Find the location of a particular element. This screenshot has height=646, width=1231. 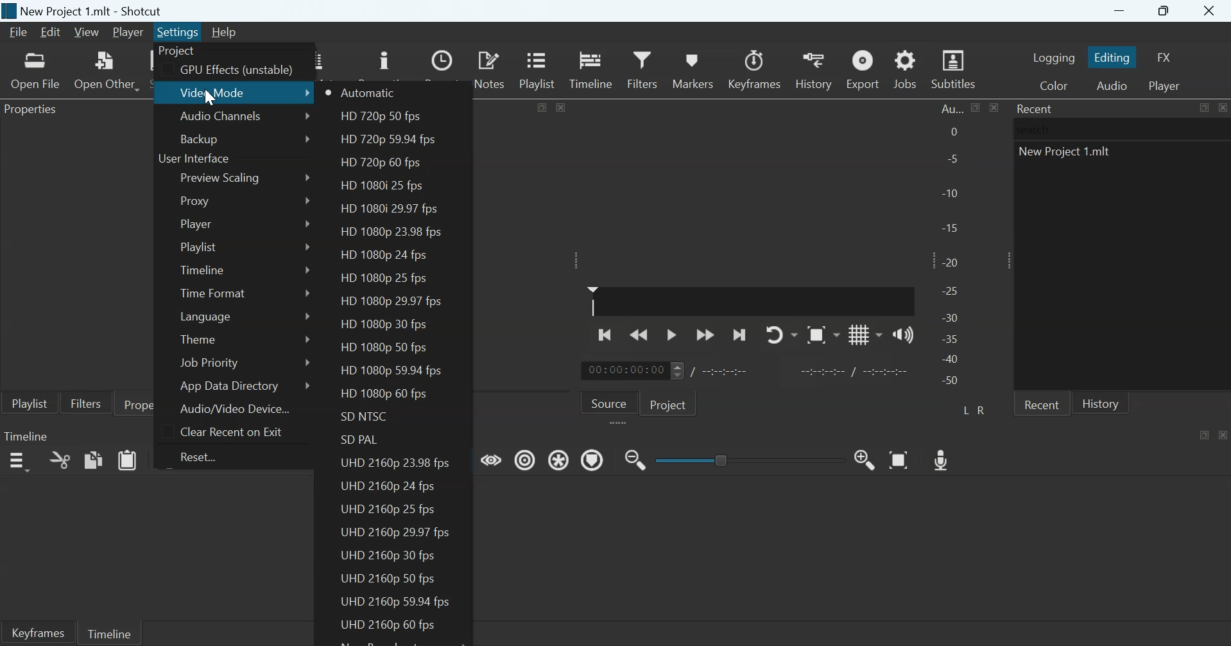

Maximize is located at coordinates (1166, 12).